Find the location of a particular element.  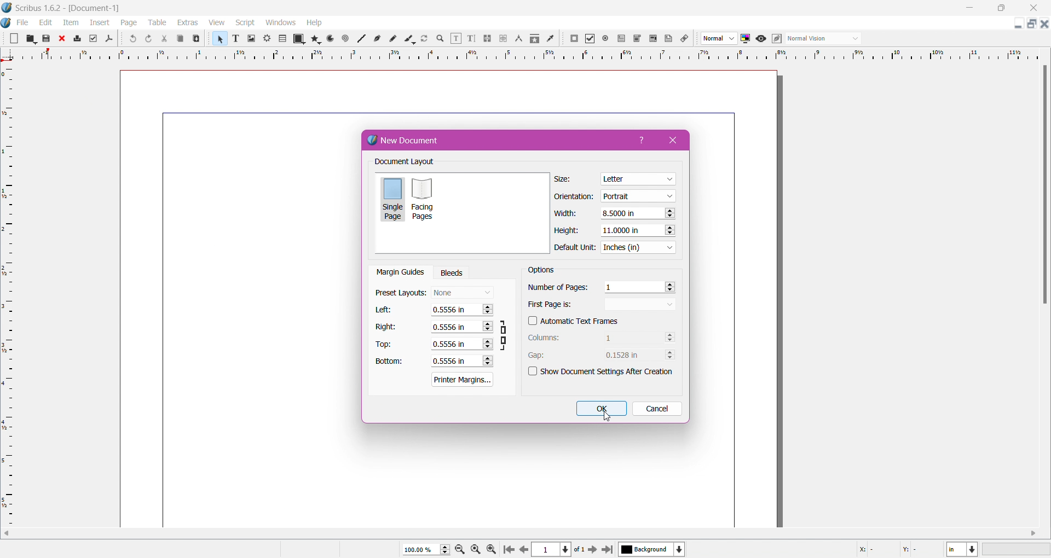

icon is located at coordinates (534, 40).